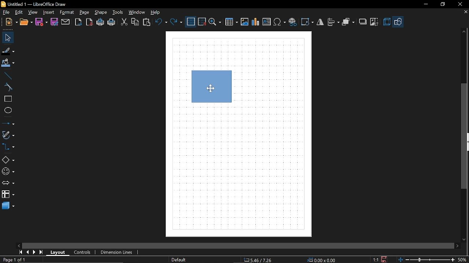  I want to click on Format, so click(67, 13).